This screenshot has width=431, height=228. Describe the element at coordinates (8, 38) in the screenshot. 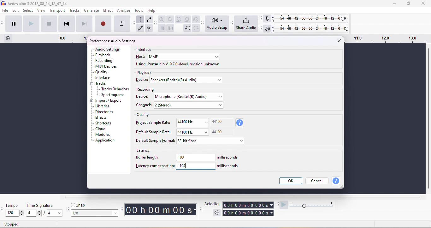

I see `timeline options` at that location.